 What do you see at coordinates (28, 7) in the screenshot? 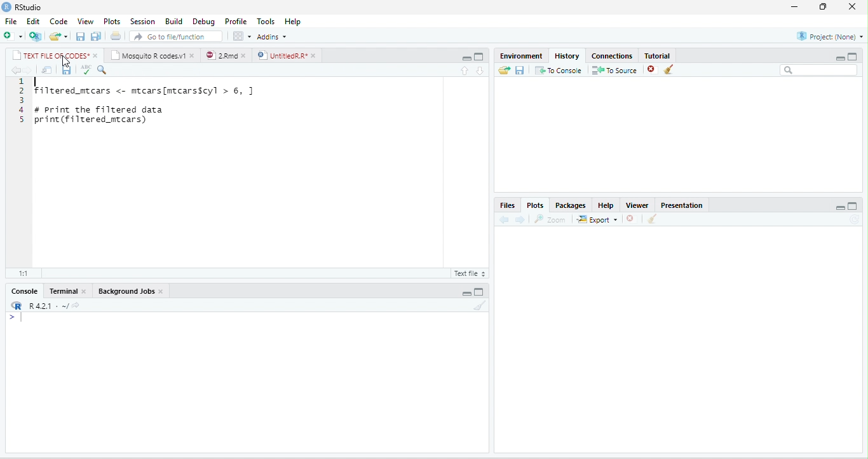
I see `RStudio` at bounding box center [28, 7].